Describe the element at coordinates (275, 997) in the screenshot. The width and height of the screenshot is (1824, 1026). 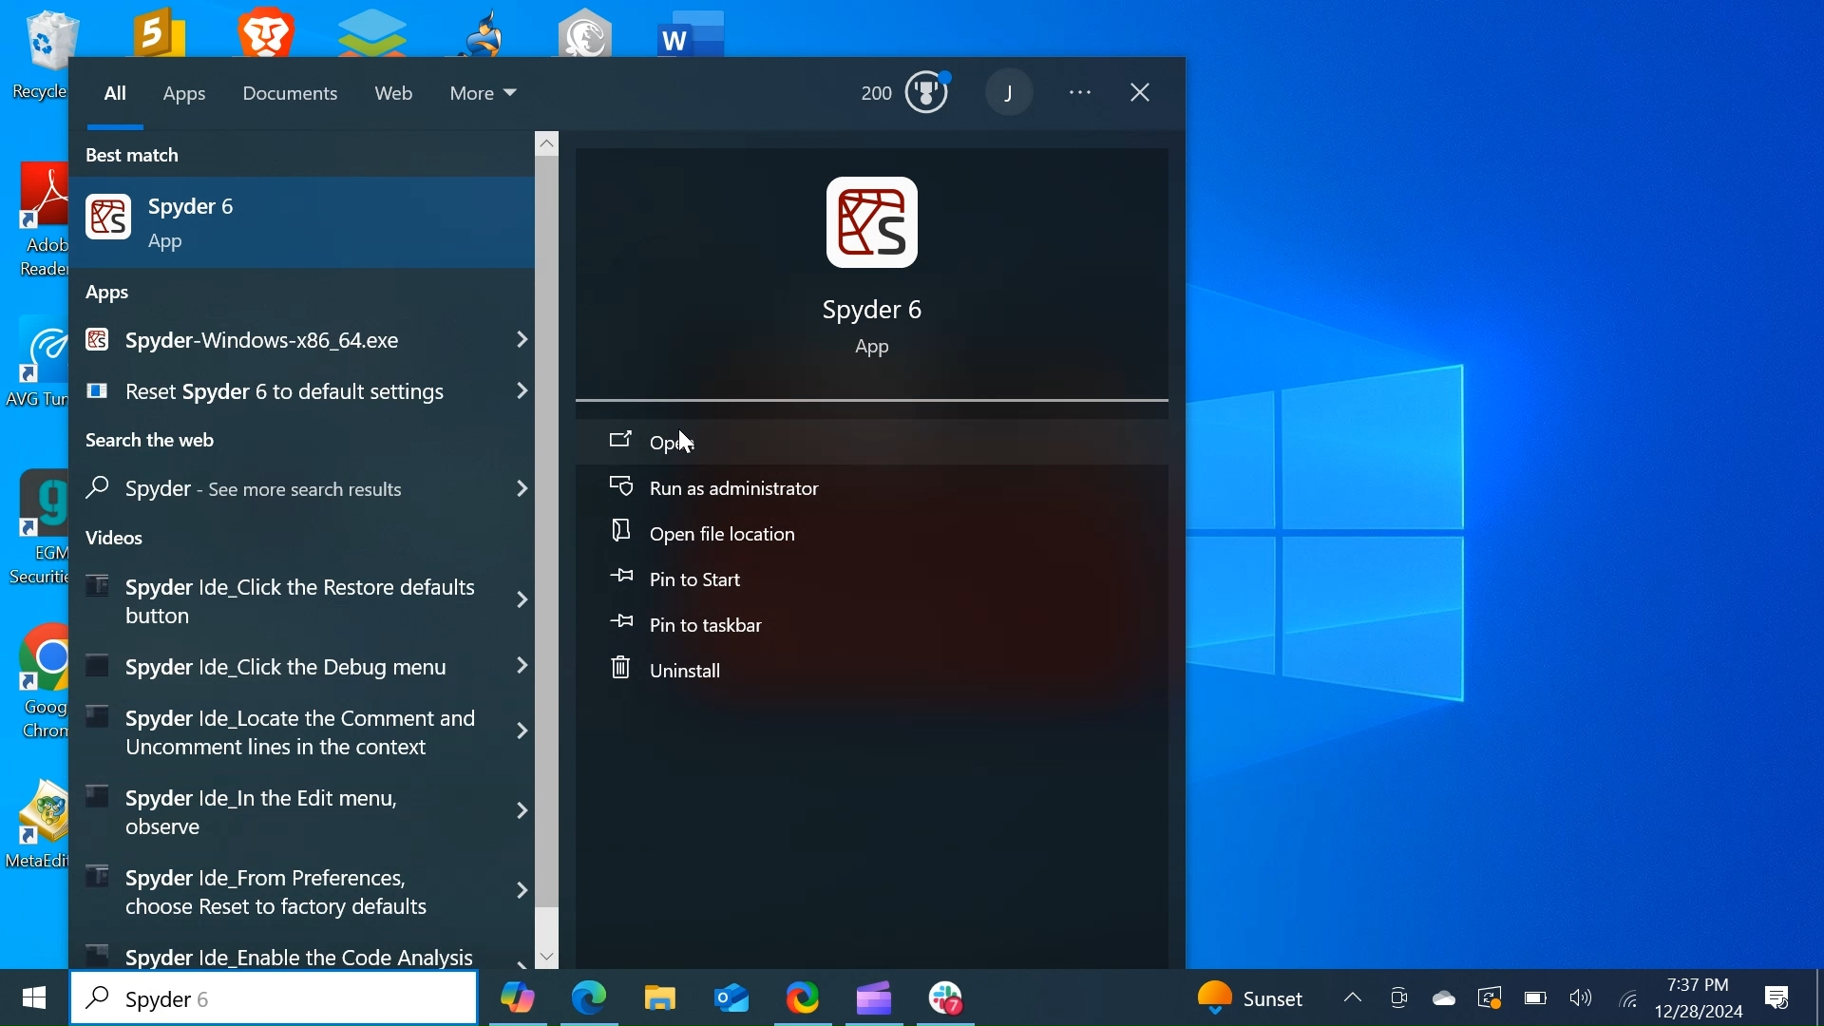
I see `Search` at that location.